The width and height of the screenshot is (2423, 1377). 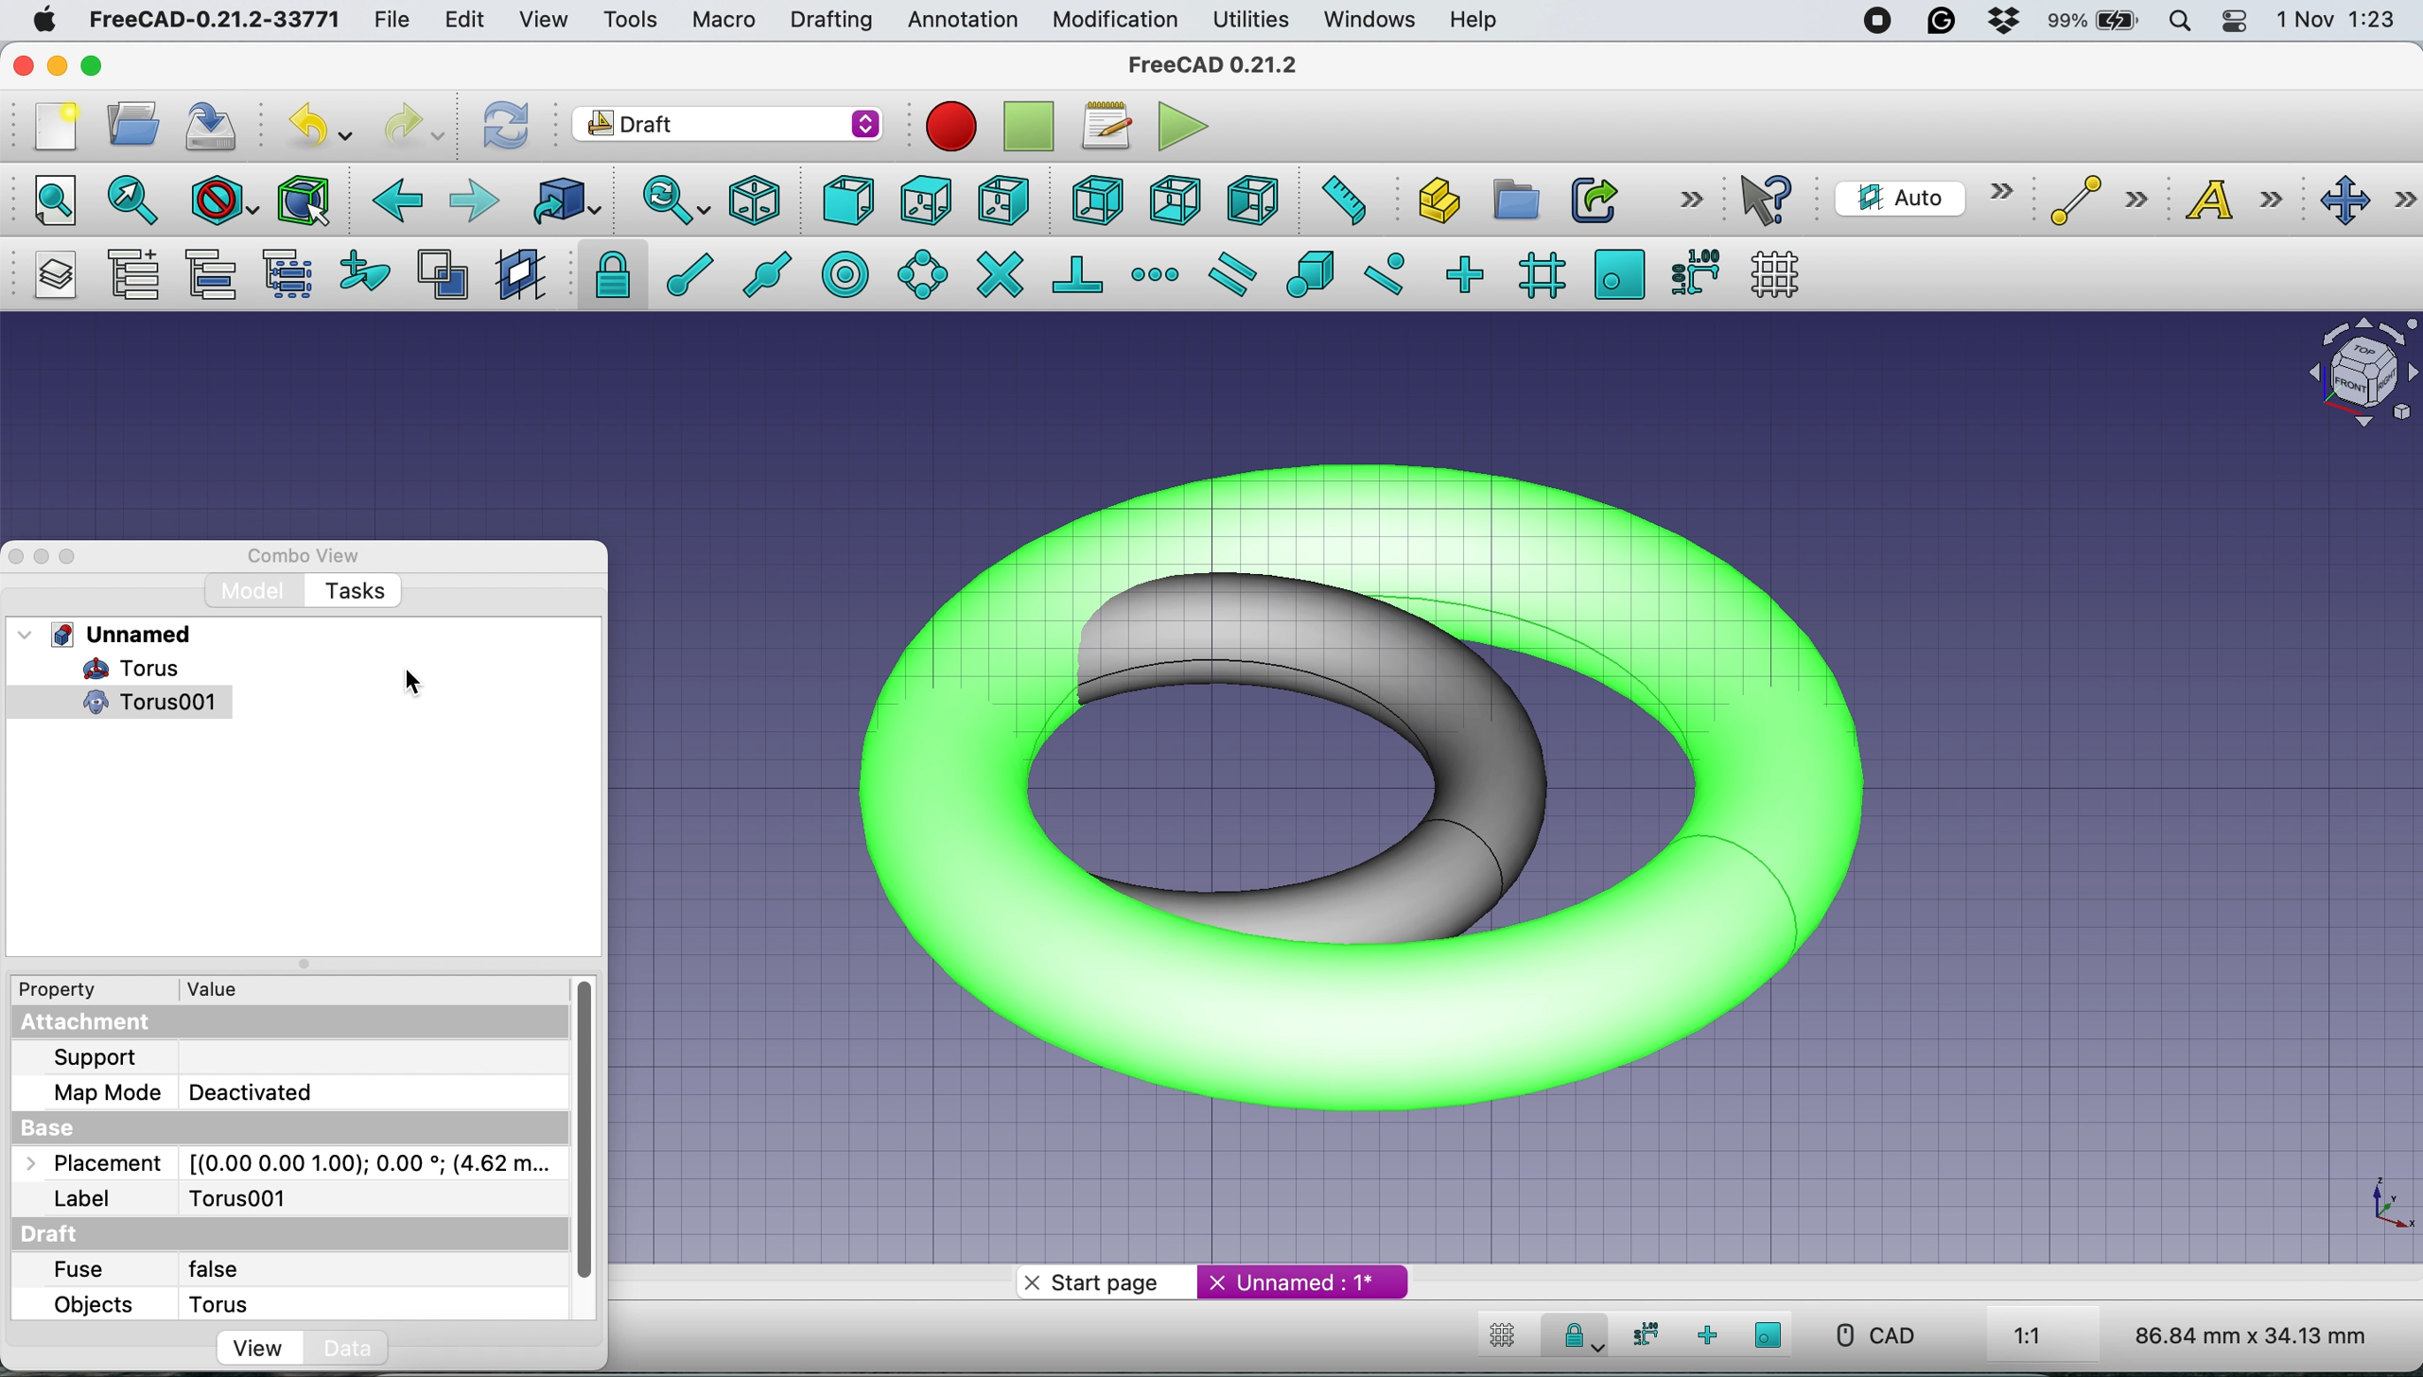 What do you see at coordinates (923, 273) in the screenshot?
I see `snap angle` at bounding box center [923, 273].